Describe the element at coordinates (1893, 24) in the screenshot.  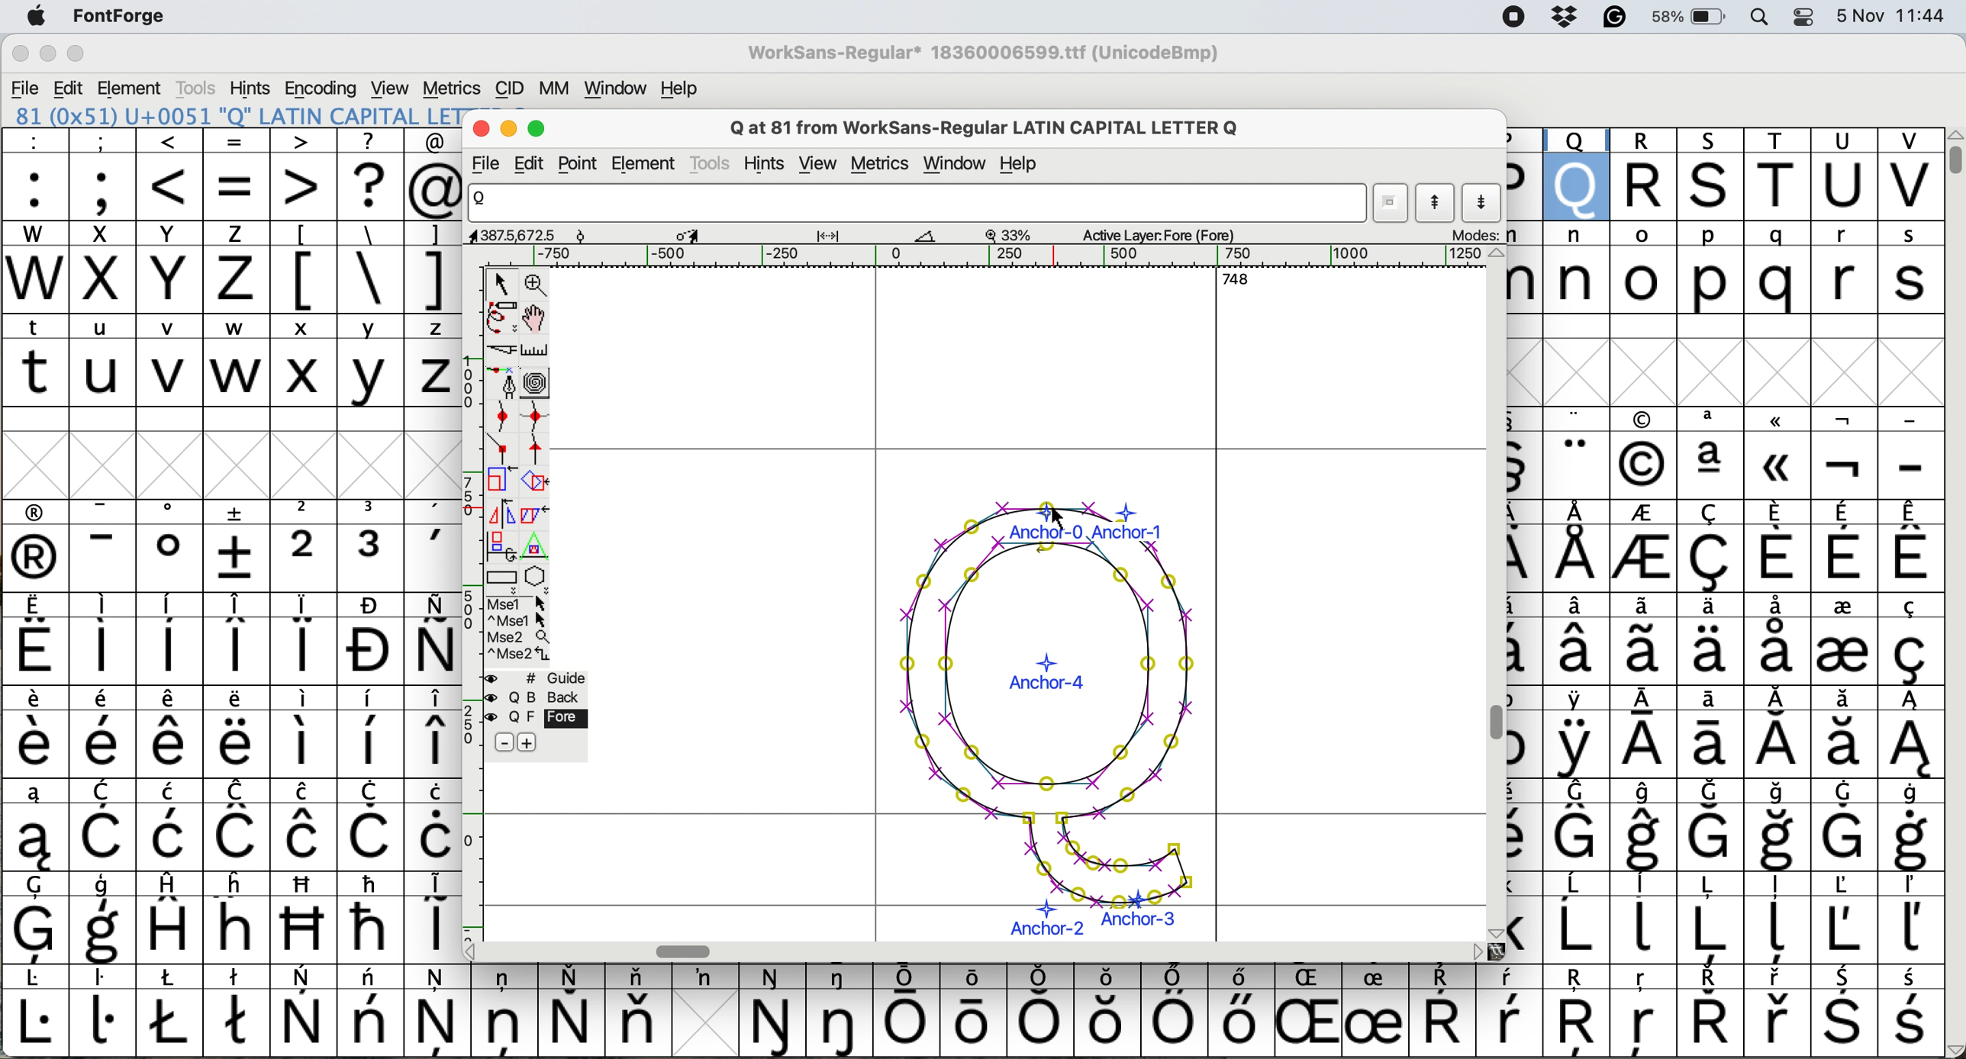
I see `5 Nov 11:44` at that location.